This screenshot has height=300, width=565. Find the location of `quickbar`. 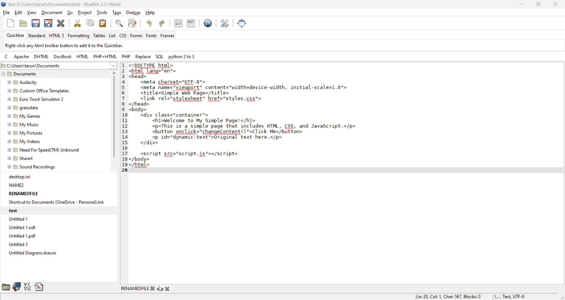

quickbar is located at coordinates (14, 36).